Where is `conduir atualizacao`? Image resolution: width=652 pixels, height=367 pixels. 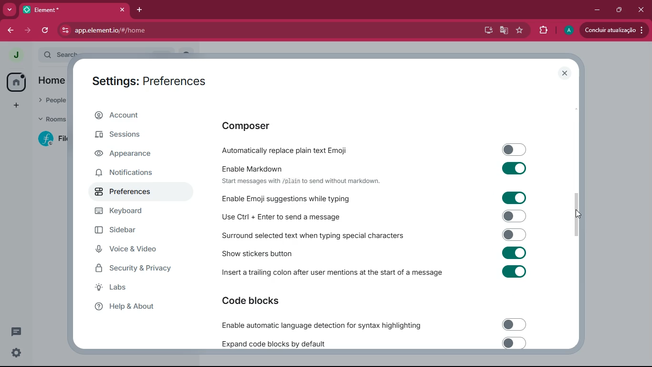 conduir atualizacao is located at coordinates (612, 31).